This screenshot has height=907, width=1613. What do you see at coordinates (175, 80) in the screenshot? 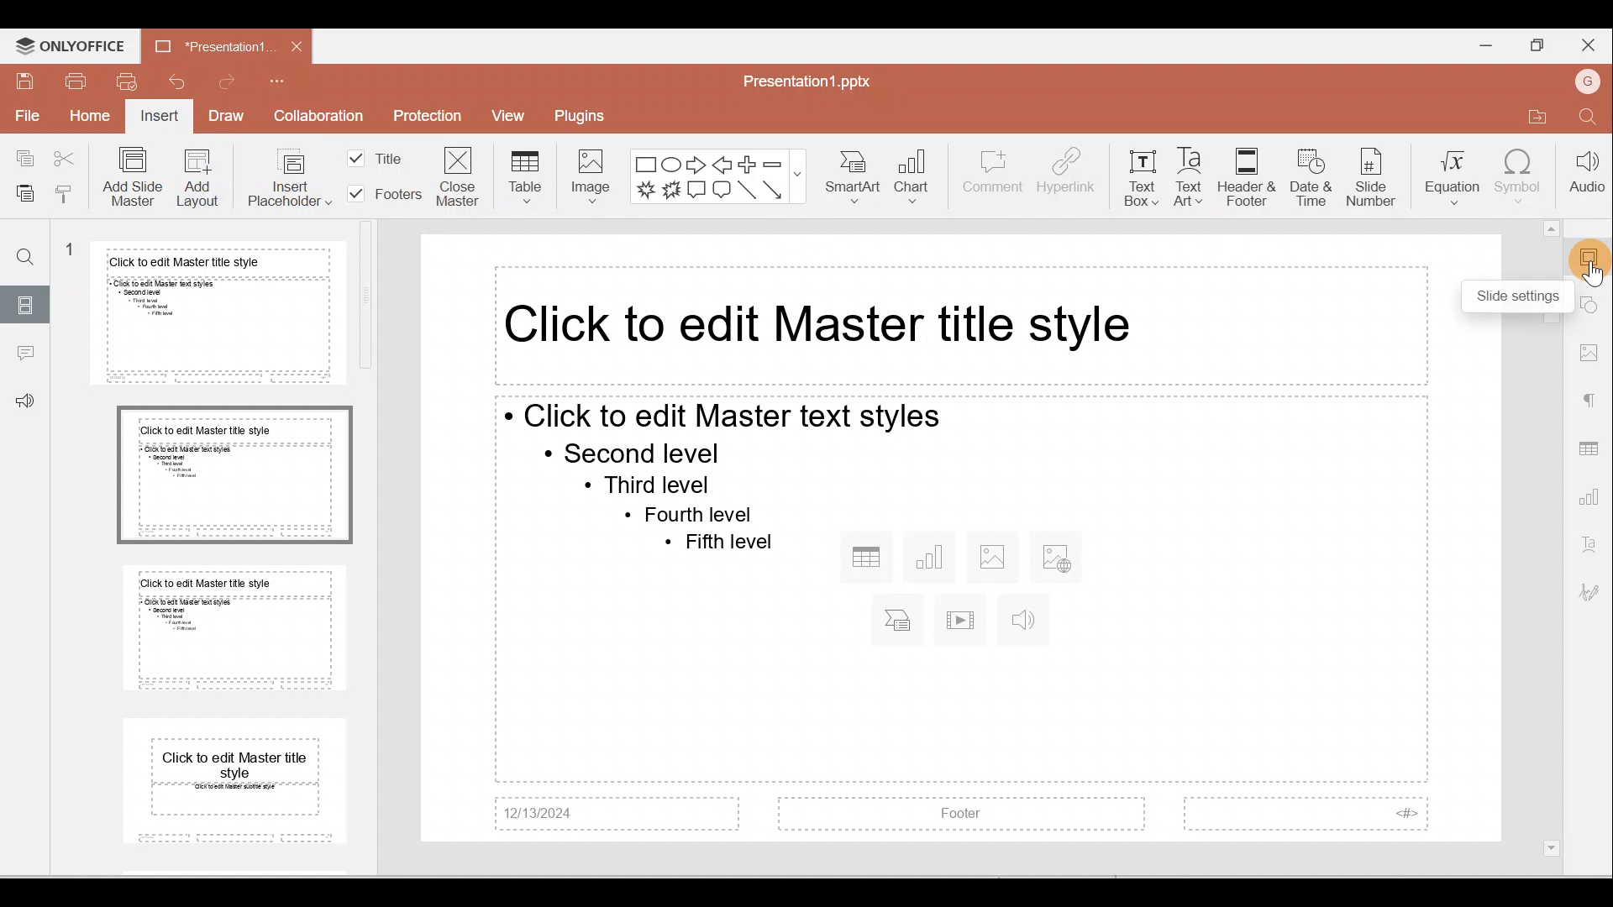
I see `Undo` at bounding box center [175, 80].